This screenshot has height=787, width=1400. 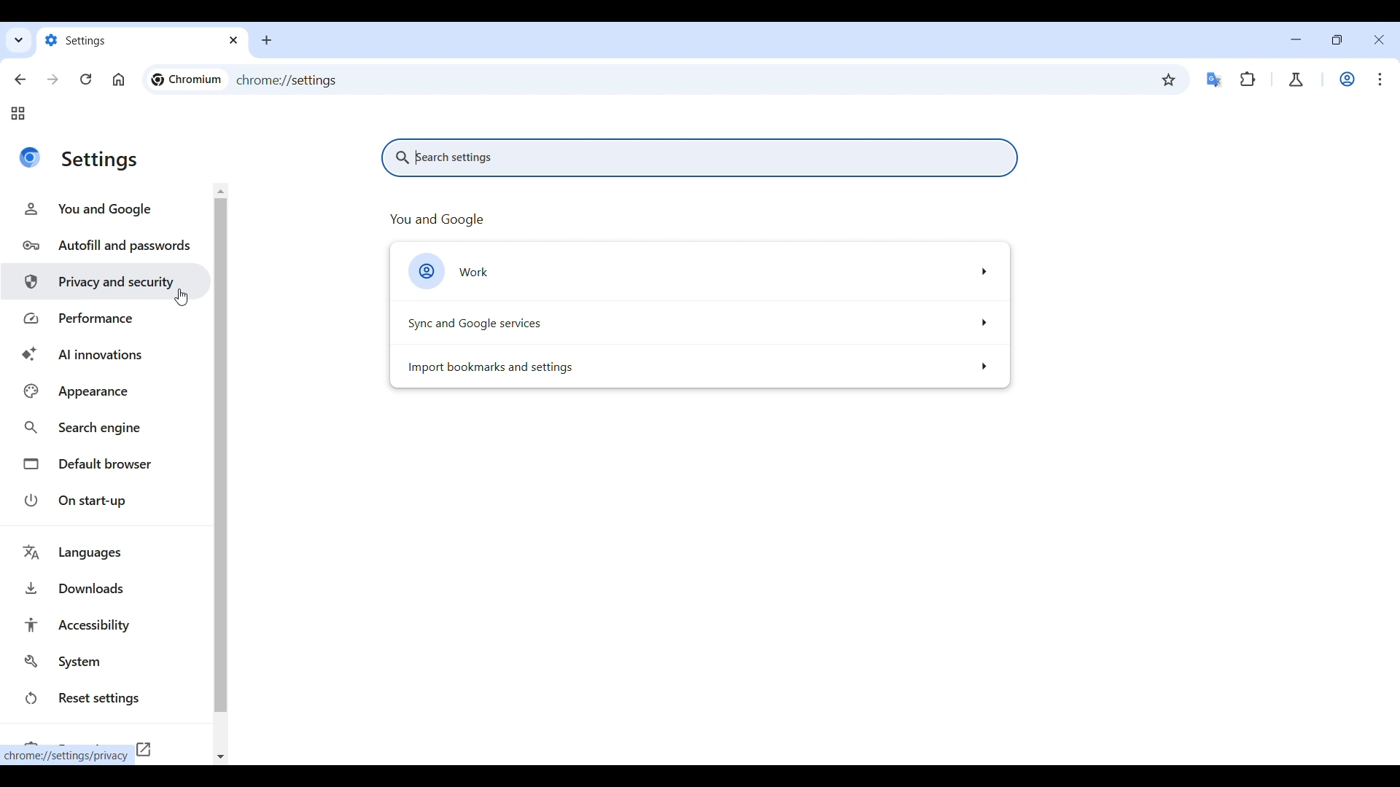 What do you see at coordinates (21, 79) in the screenshot?
I see `Go back` at bounding box center [21, 79].